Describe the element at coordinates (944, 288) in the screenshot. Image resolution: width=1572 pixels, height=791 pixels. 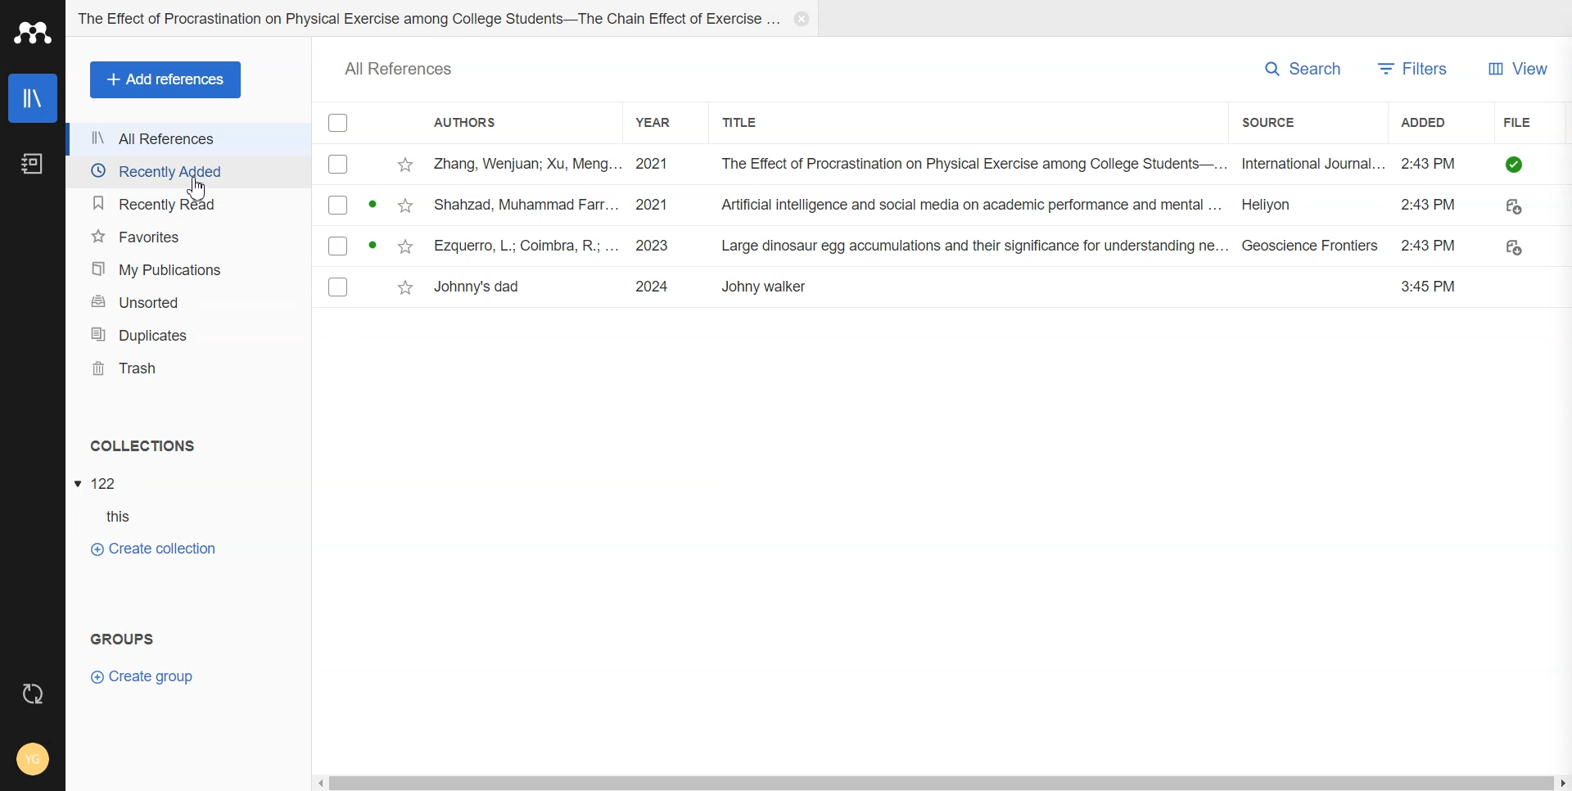
I see `File` at that location.